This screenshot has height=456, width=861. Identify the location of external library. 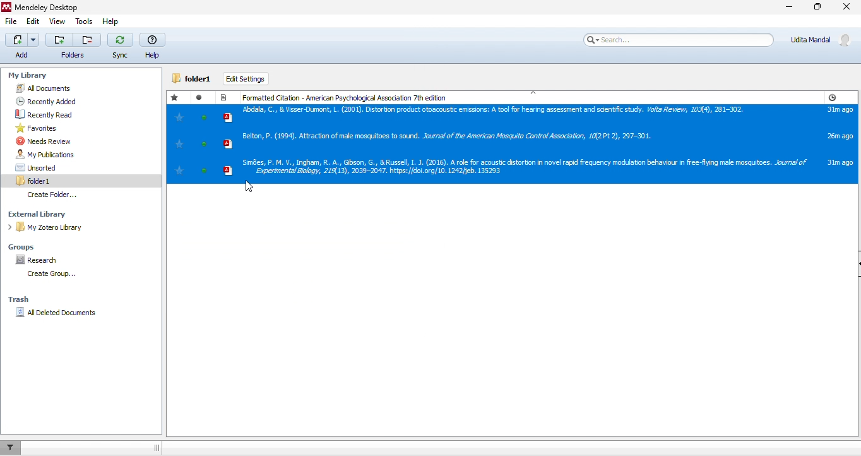
(56, 214).